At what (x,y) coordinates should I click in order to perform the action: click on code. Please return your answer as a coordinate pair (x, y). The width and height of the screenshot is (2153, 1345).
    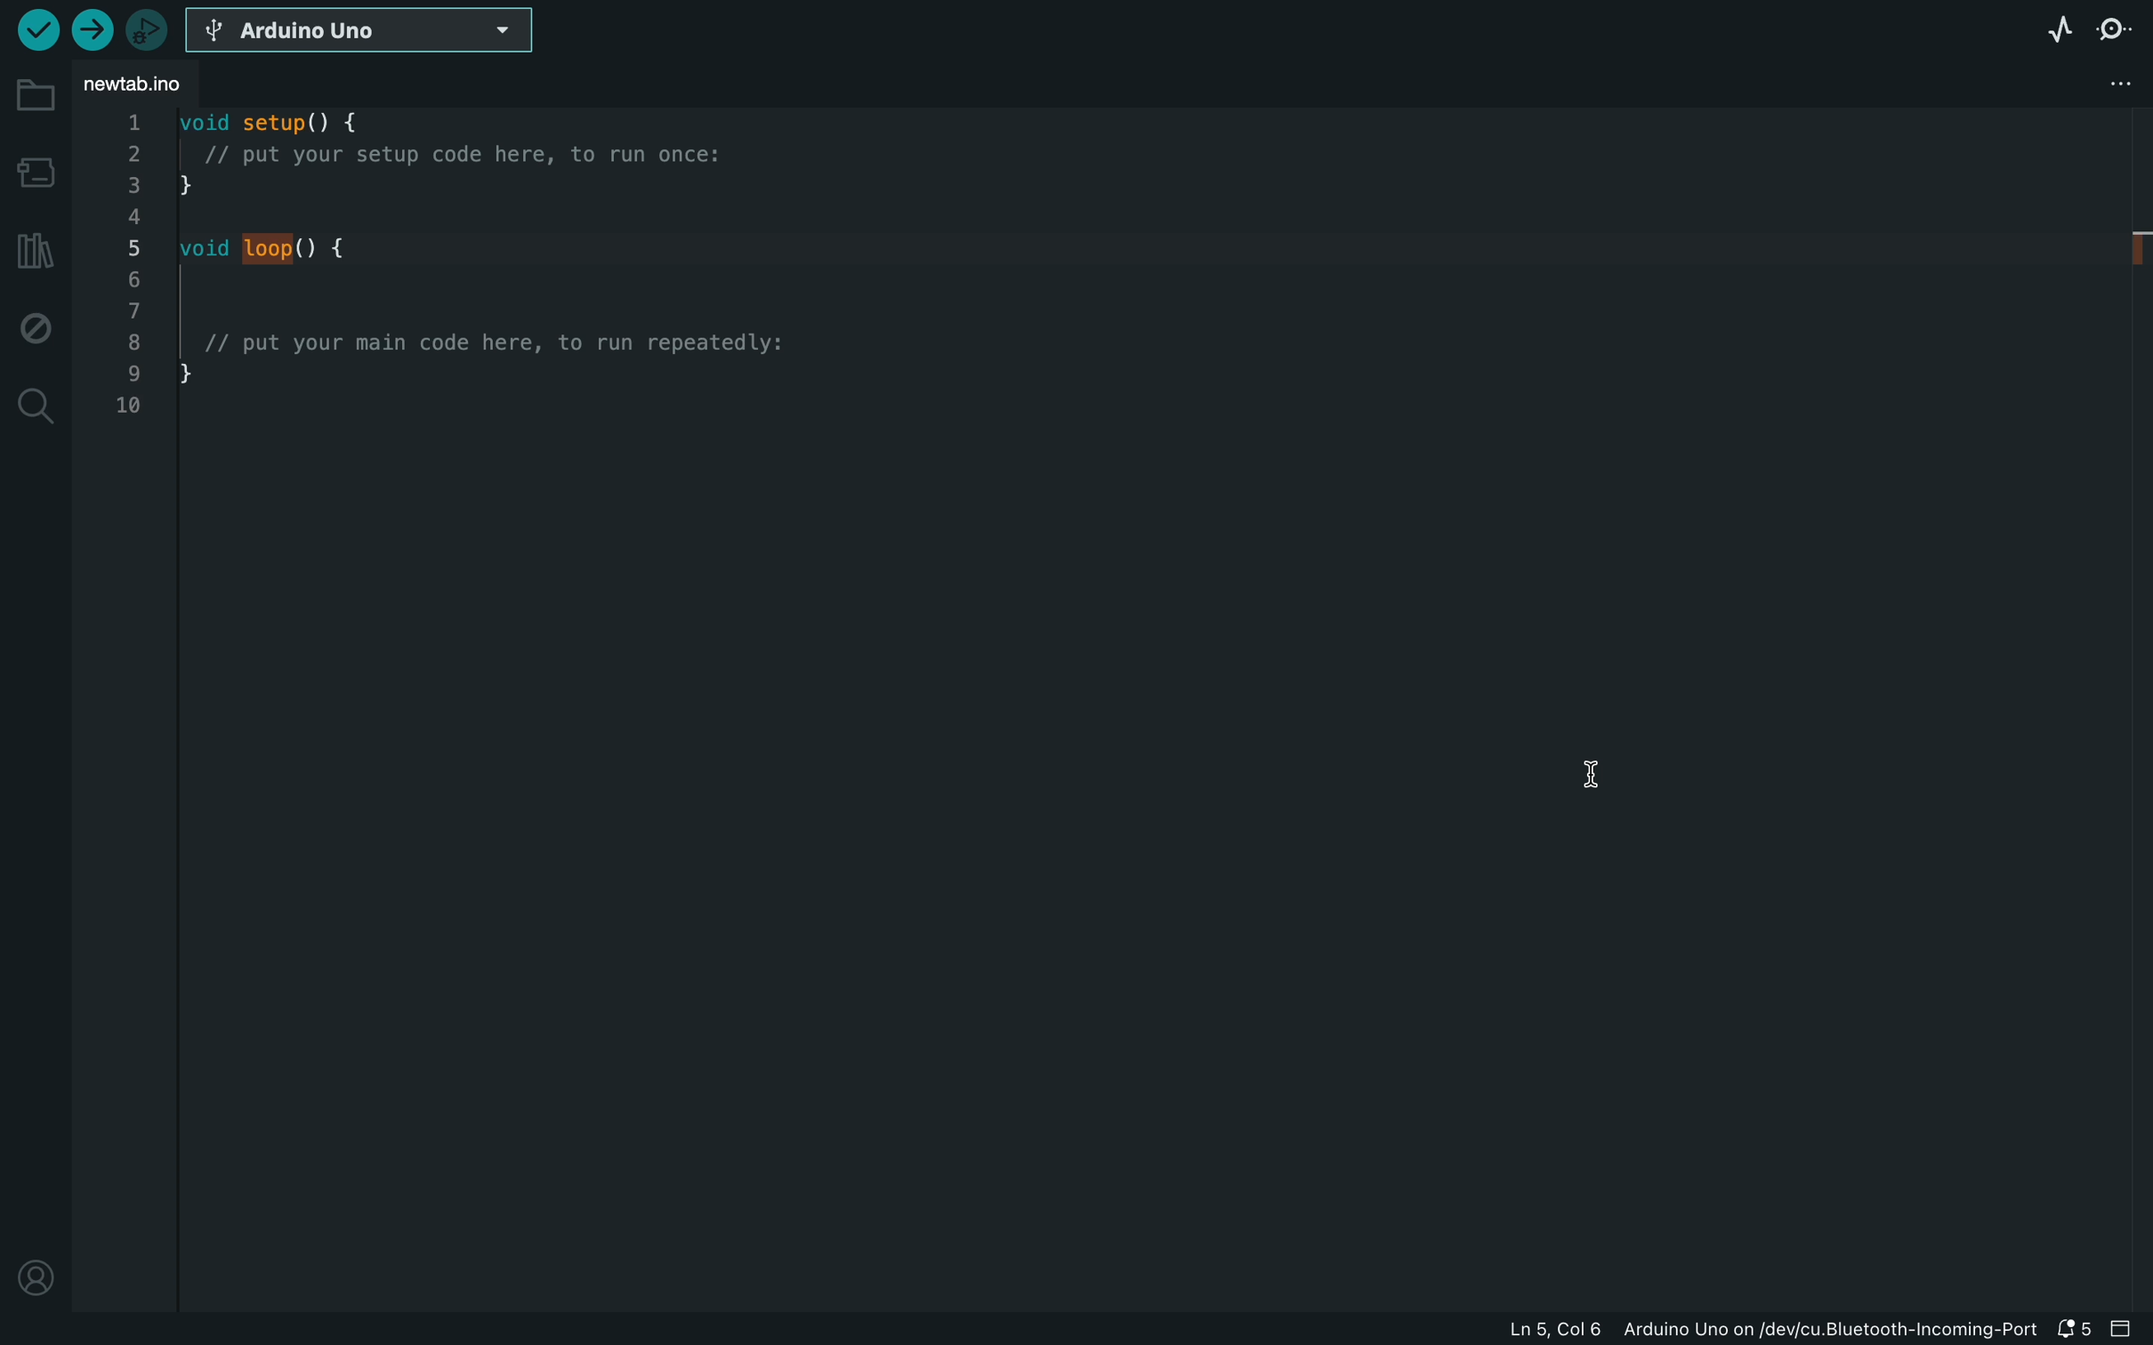
    Looking at the image, I should click on (470, 275).